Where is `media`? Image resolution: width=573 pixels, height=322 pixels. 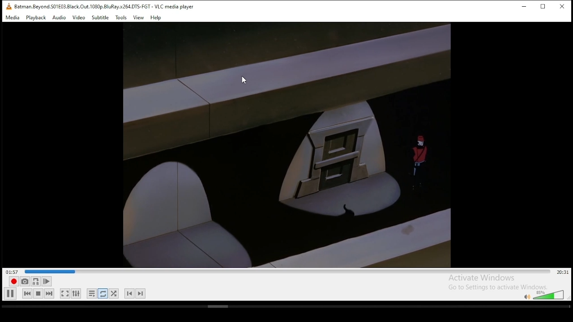 media is located at coordinates (13, 17).